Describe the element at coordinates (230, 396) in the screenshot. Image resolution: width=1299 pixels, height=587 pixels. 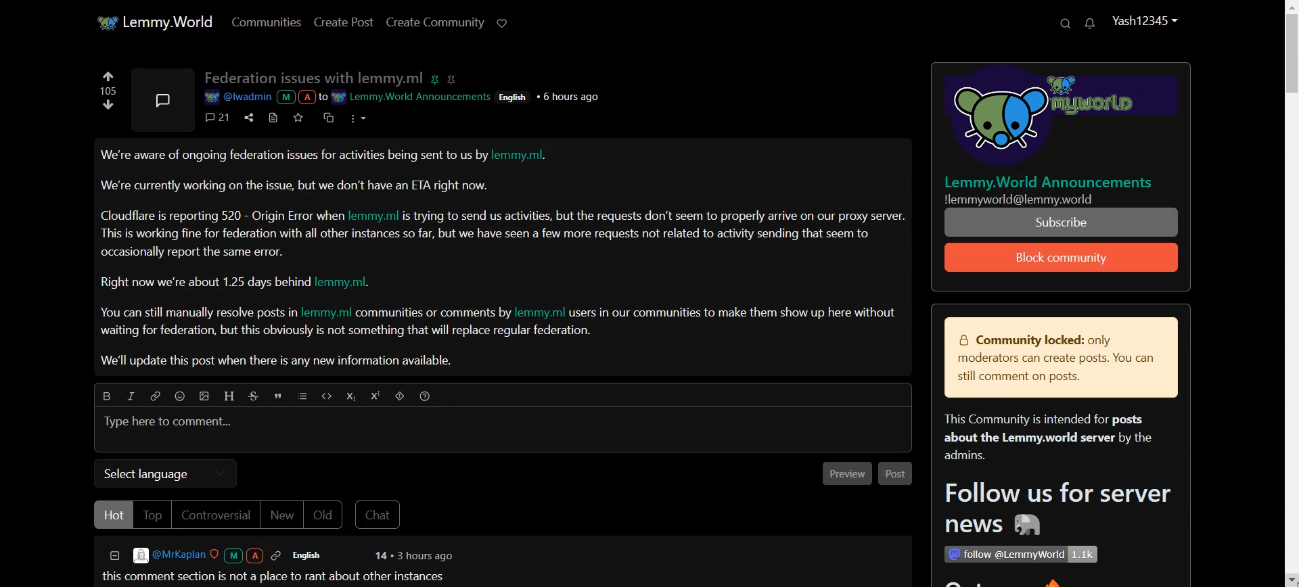
I see `Header` at that location.